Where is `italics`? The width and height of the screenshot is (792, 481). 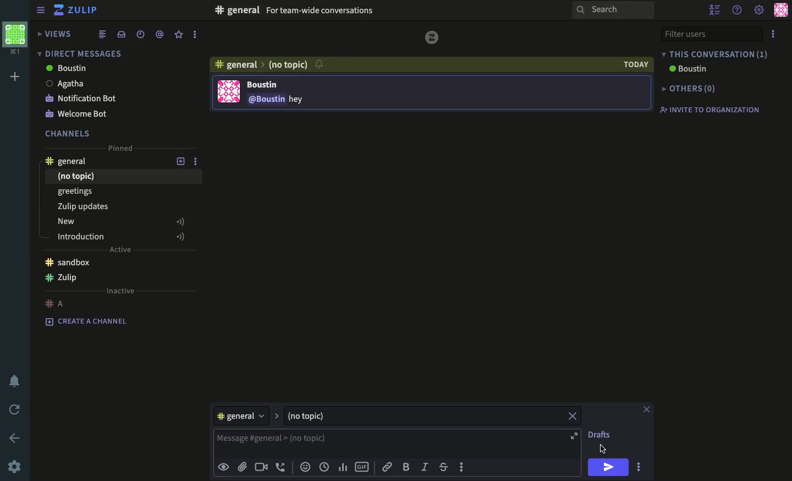 italics is located at coordinates (425, 467).